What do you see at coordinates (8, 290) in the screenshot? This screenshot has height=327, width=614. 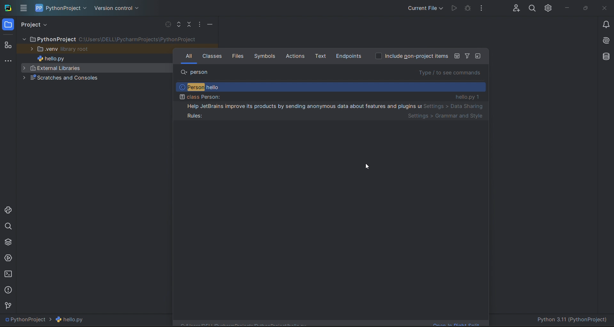 I see `problems` at bounding box center [8, 290].